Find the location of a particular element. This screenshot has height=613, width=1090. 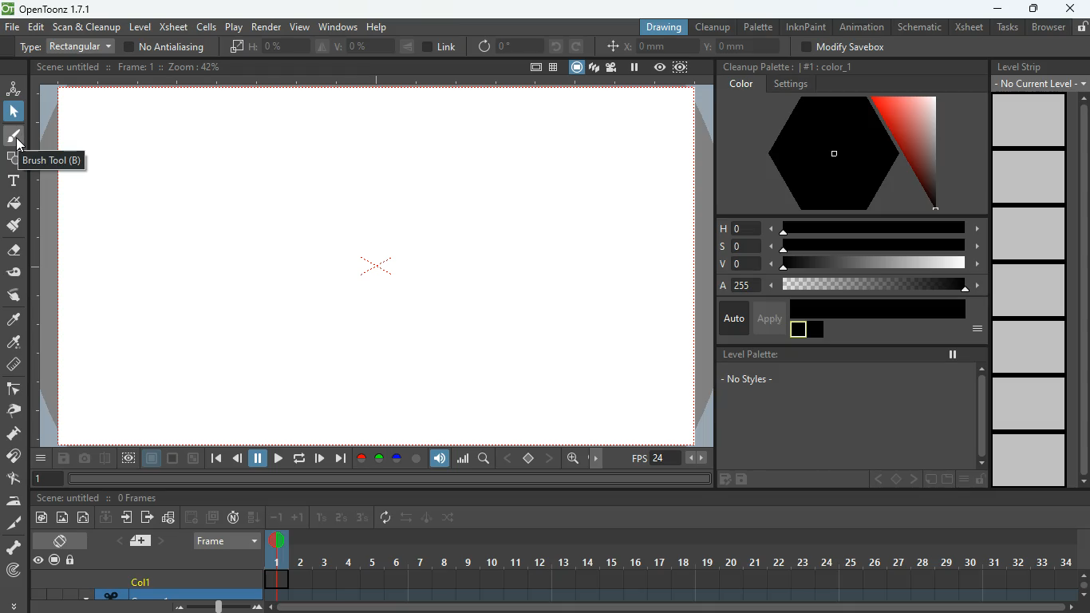

color is located at coordinates (174, 459).